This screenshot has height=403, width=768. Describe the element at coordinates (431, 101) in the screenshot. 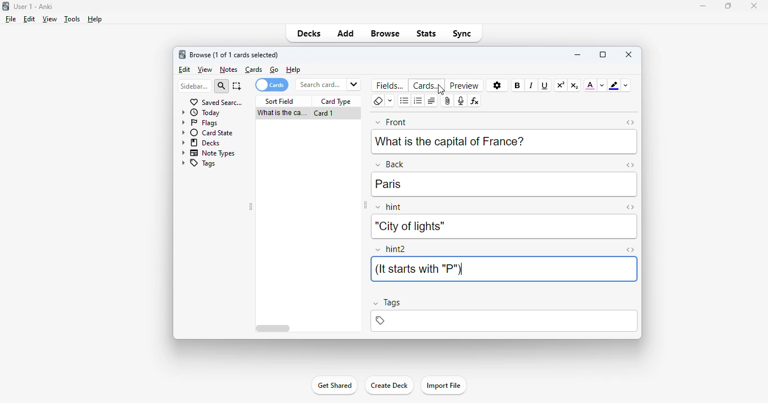

I see `alignment` at that location.